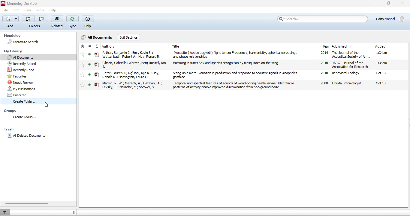  I want to click on edit settings, so click(129, 37).